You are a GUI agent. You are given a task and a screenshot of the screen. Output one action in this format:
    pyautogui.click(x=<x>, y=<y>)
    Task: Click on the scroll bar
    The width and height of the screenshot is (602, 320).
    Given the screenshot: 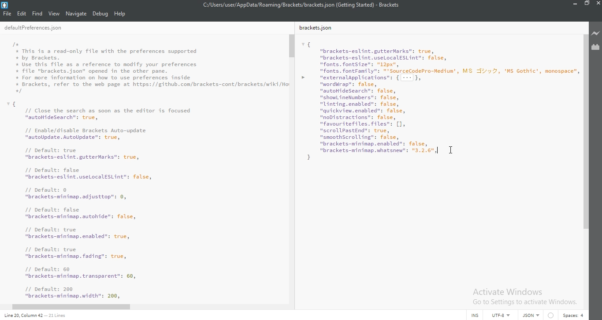 What is the action you would take?
    pyautogui.click(x=77, y=307)
    